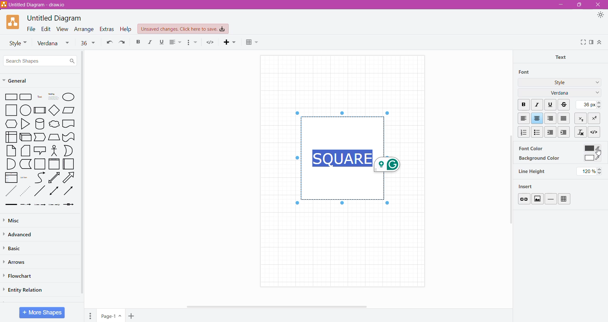 The image size is (608, 322). Describe the element at coordinates (280, 307) in the screenshot. I see `Horizontal Scroll Bar` at that location.